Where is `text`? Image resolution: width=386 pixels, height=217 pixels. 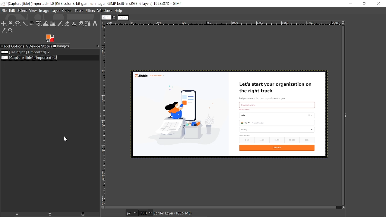 text is located at coordinates (245, 109).